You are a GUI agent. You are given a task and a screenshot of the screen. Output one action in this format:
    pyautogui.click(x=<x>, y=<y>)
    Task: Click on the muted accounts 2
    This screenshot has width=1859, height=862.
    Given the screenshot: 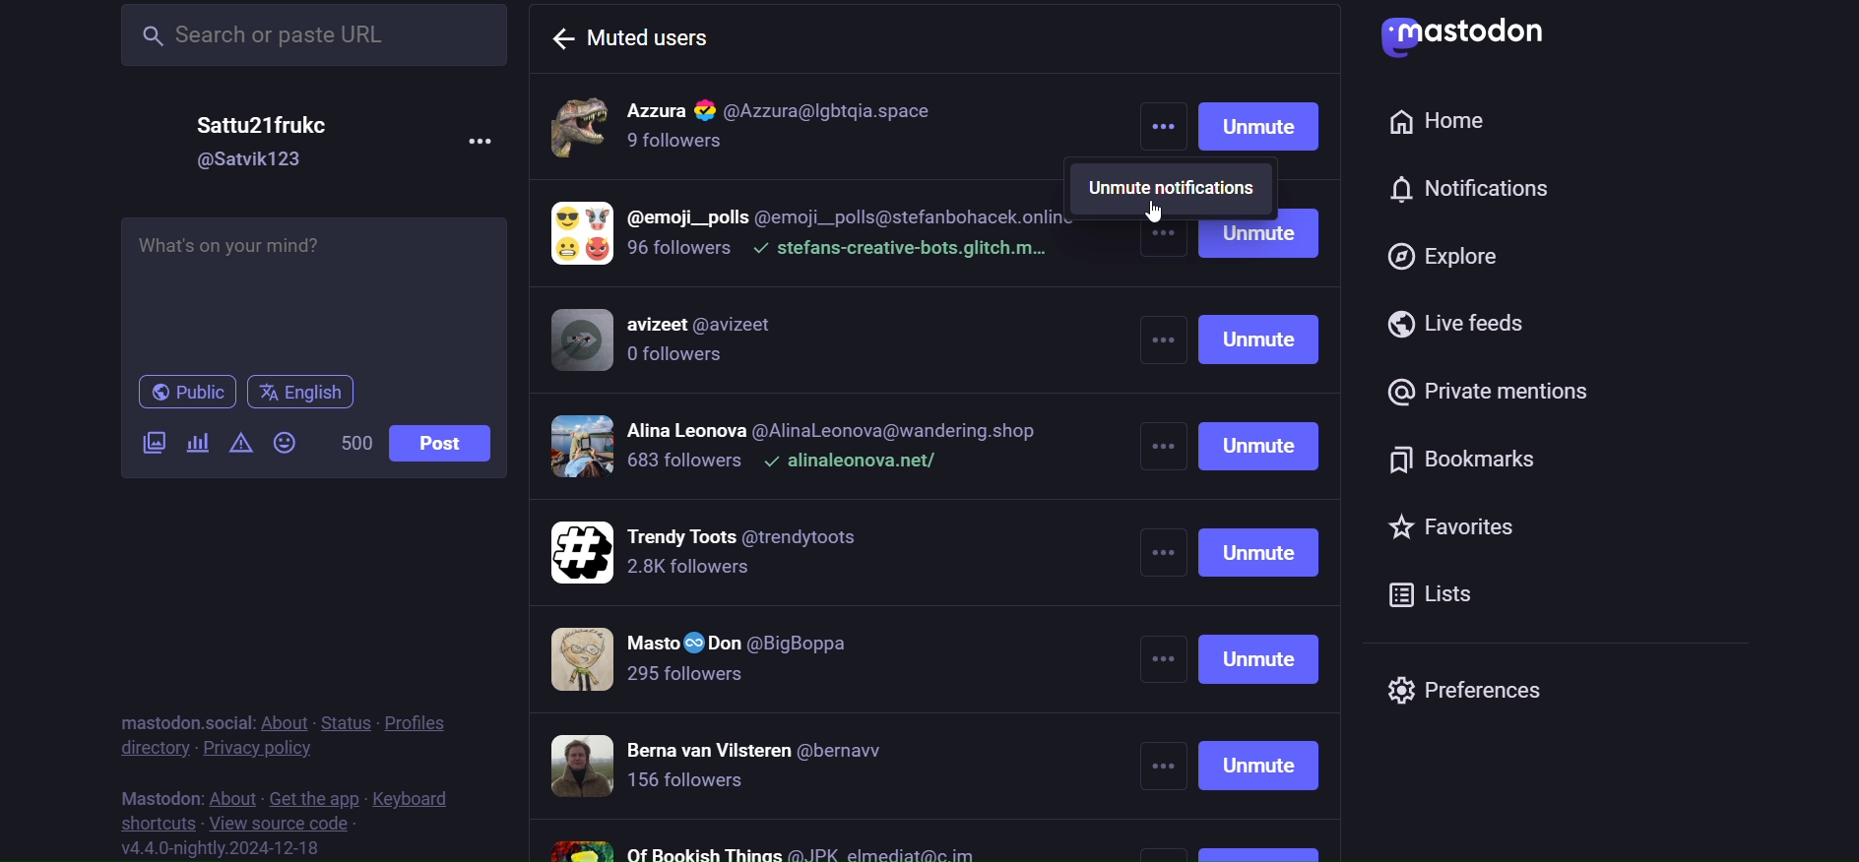 What is the action you would take?
    pyautogui.click(x=818, y=235)
    